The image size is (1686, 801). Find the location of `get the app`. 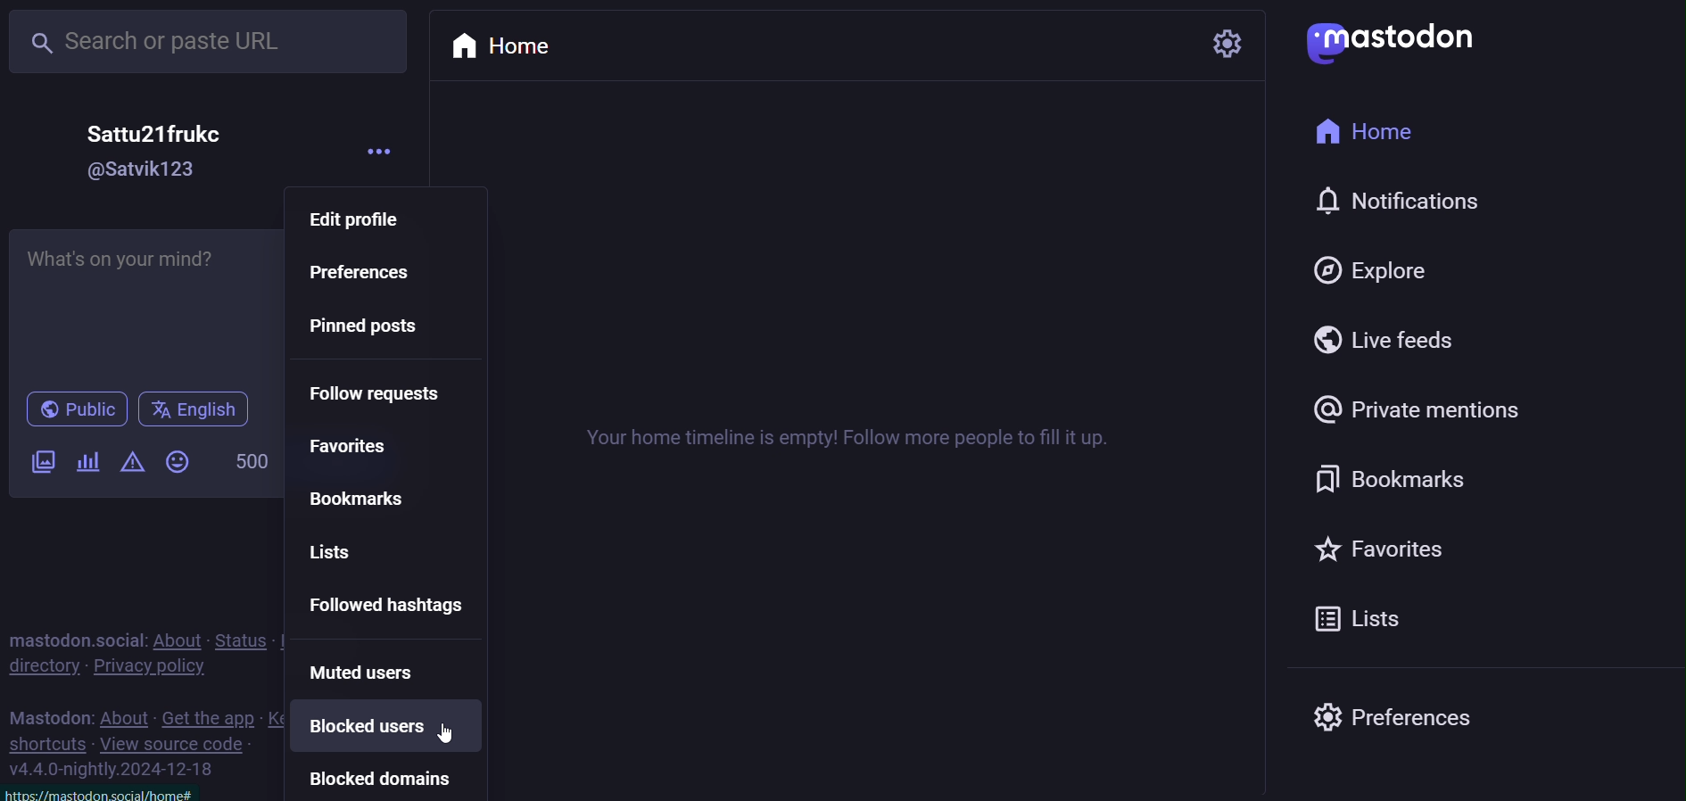

get the app is located at coordinates (210, 714).